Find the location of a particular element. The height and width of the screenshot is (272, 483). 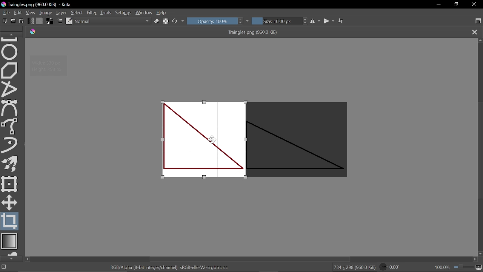

Close is located at coordinates (475, 5).